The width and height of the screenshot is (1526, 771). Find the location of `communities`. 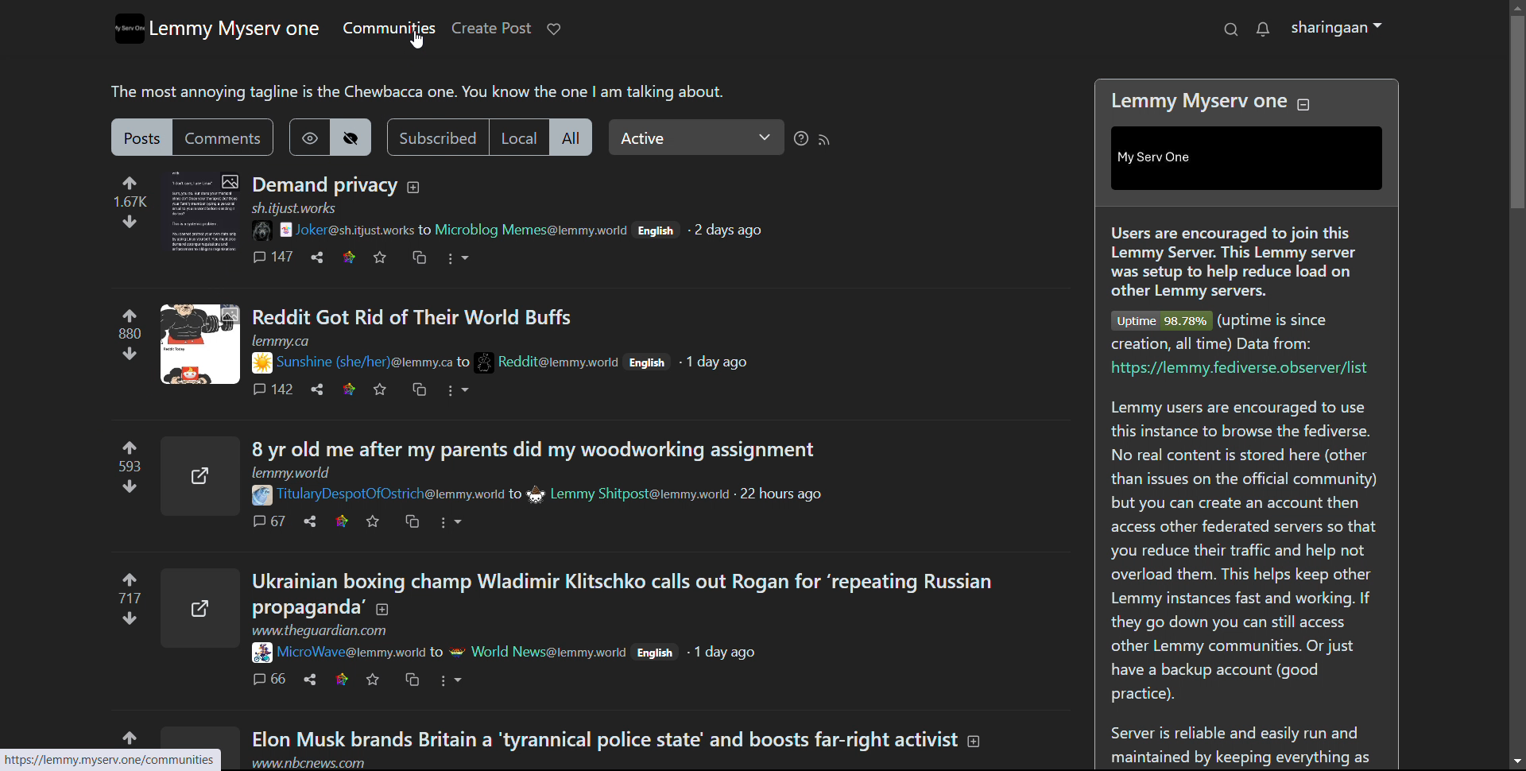

communities is located at coordinates (388, 28).